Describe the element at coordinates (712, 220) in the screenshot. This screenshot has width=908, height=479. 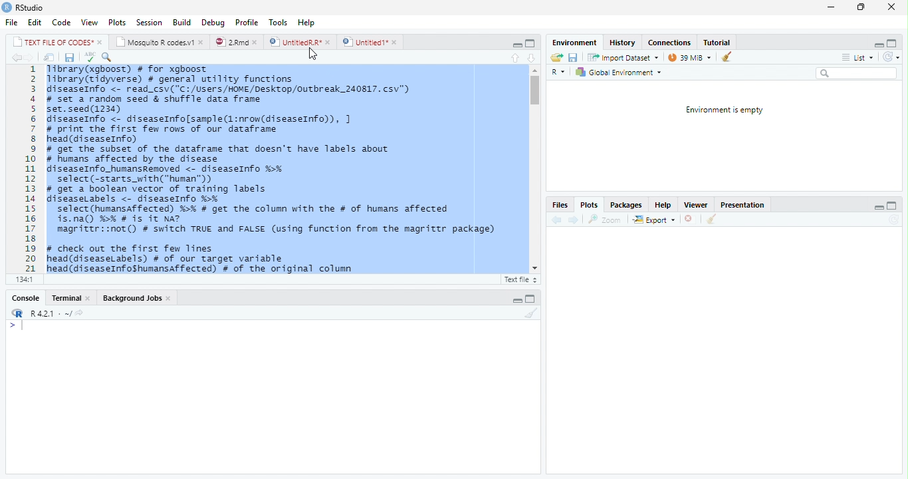
I see `Clean` at that location.